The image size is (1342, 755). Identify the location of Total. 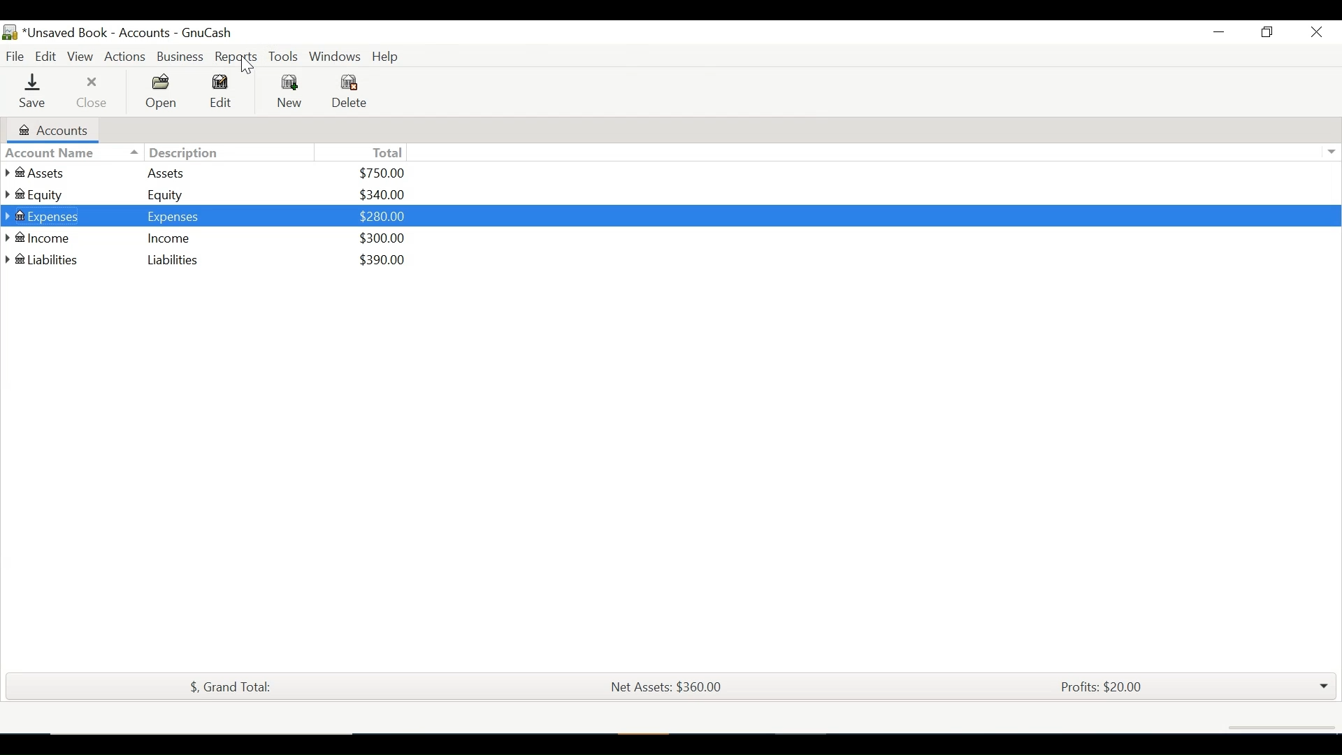
(381, 152).